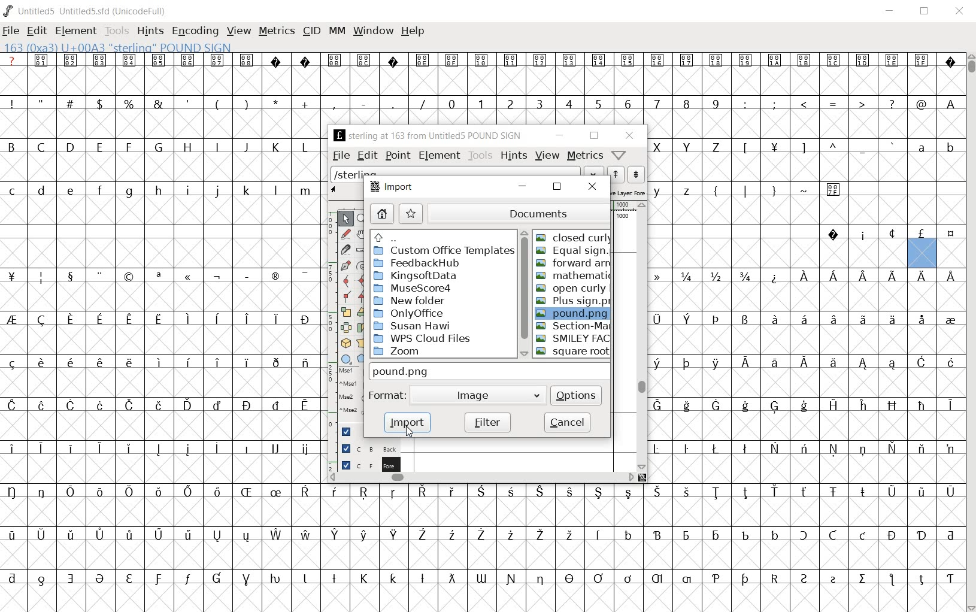 Image resolution: width=976 pixels, height=612 pixels. Describe the element at coordinates (387, 398) in the screenshot. I see `format` at that location.